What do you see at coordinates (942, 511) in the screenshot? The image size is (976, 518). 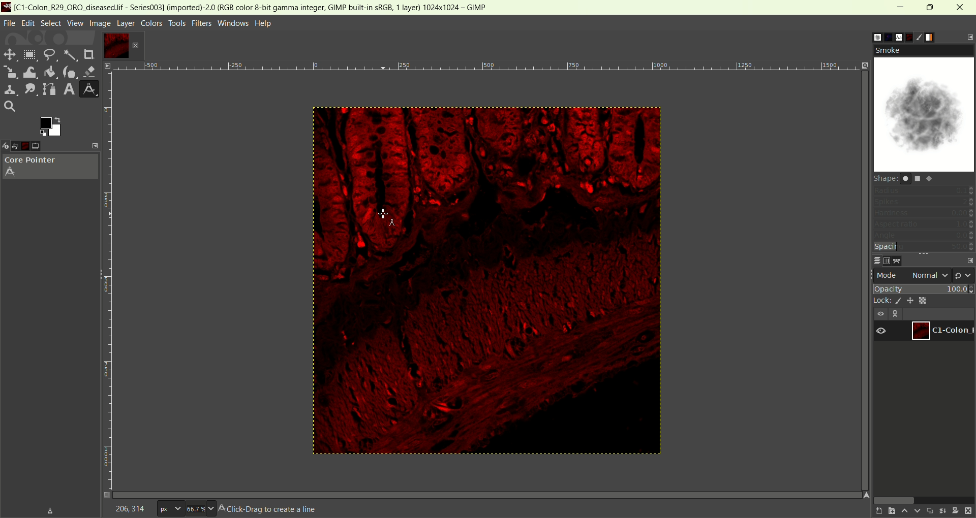 I see `merge layer` at bounding box center [942, 511].